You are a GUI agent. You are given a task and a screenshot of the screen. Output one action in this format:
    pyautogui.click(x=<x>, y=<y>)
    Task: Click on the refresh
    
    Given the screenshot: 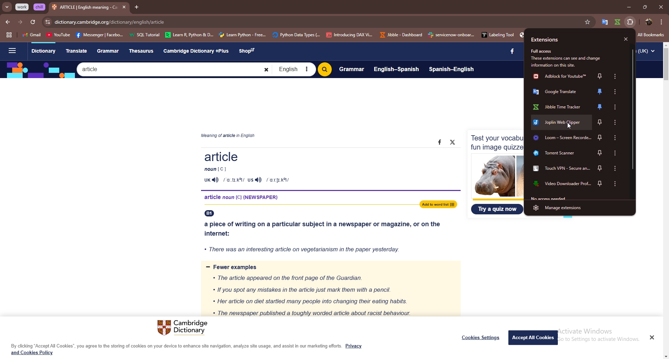 What is the action you would take?
    pyautogui.click(x=32, y=22)
    